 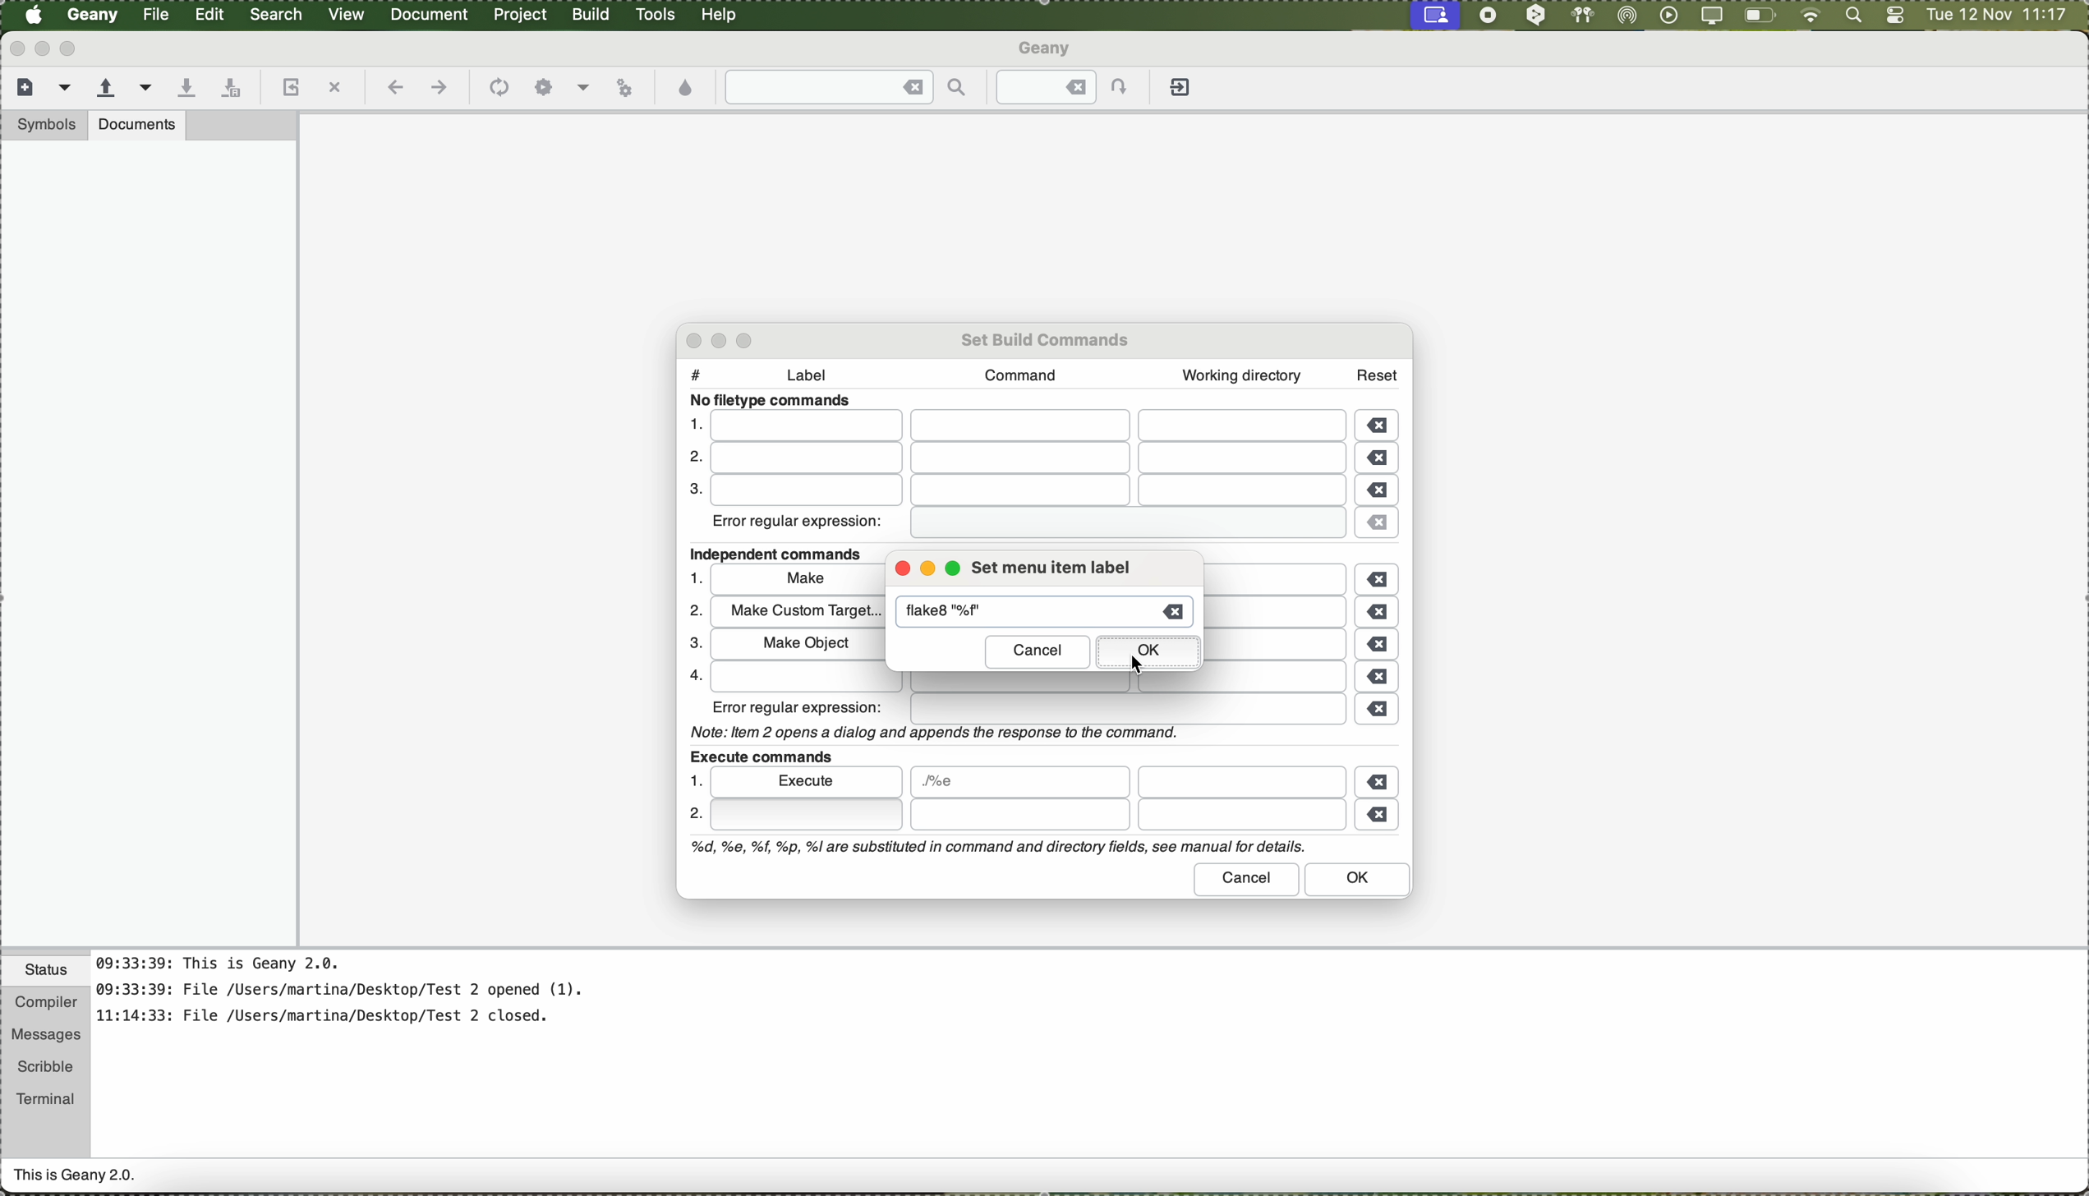 What do you see at coordinates (656, 15) in the screenshot?
I see `tools` at bounding box center [656, 15].